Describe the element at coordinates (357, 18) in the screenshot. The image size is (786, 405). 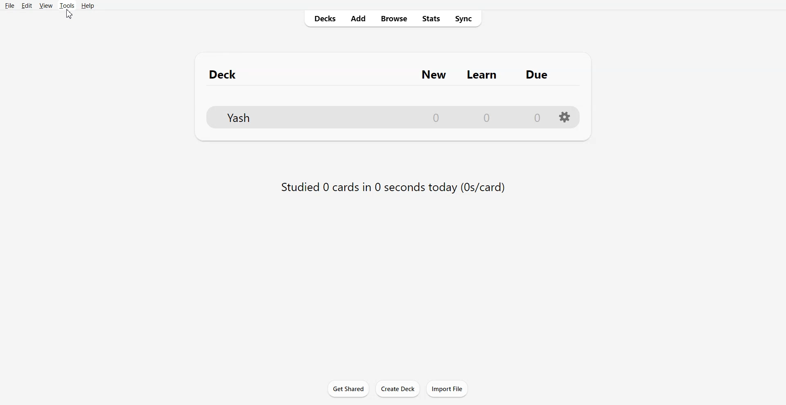
I see `Add` at that location.